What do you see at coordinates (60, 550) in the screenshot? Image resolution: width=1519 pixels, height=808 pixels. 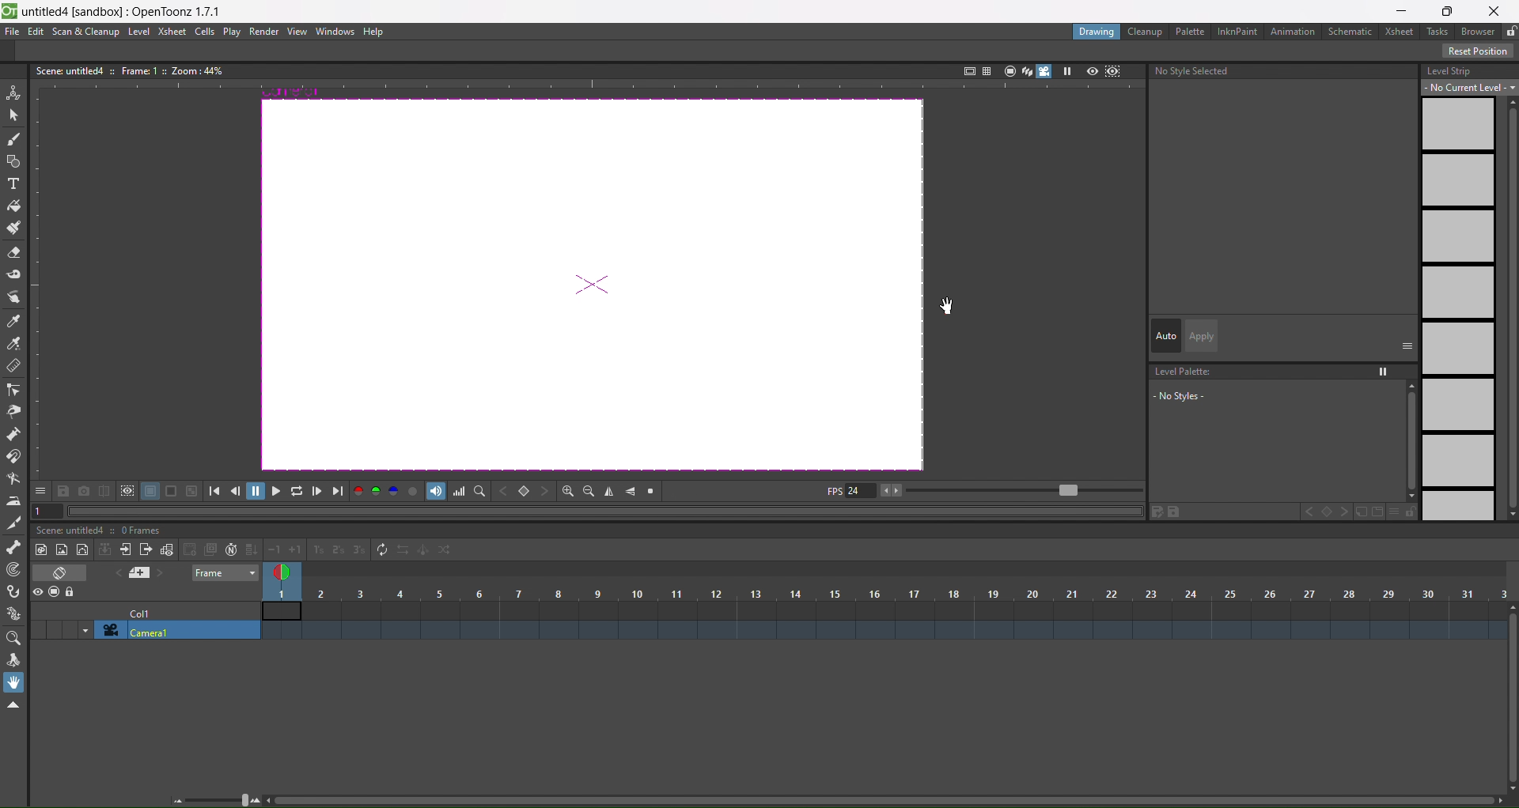 I see `ew raster level` at bounding box center [60, 550].